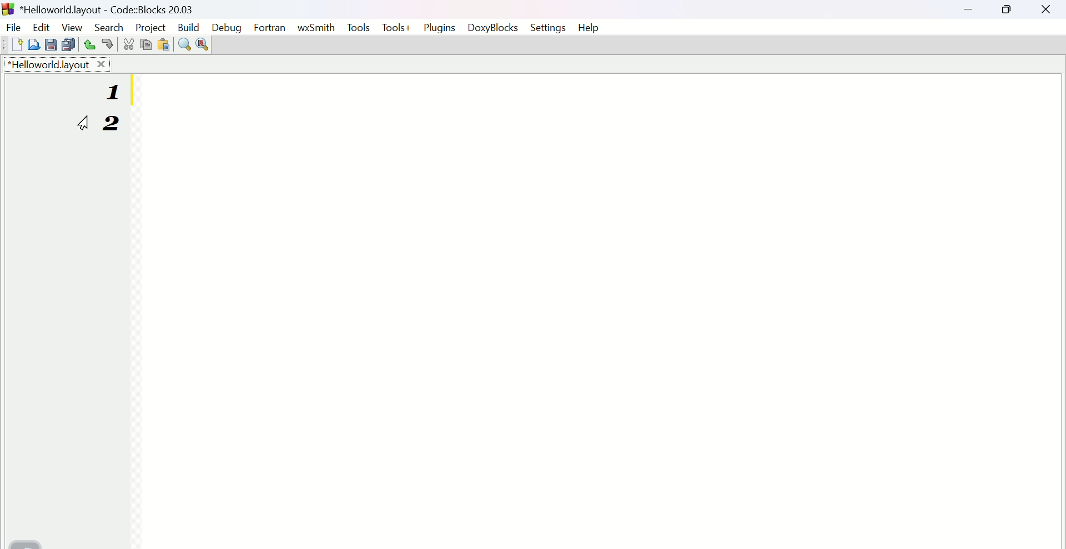 The image size is (1066, 549). Describe the element at coordinates (188, 26) in the screenshot. I see `Build` at that location.